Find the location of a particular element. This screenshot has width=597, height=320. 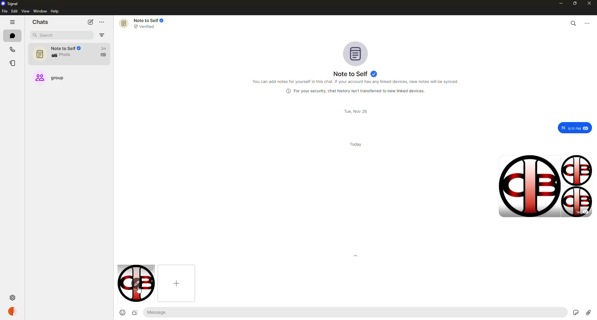

more is located at coordinates (588, 24).